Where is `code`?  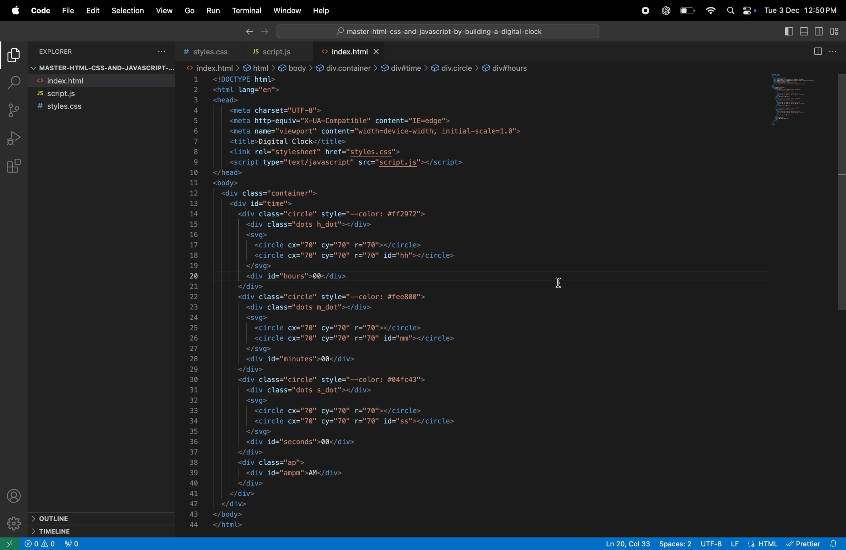 code is located at coordinates (42, 11).